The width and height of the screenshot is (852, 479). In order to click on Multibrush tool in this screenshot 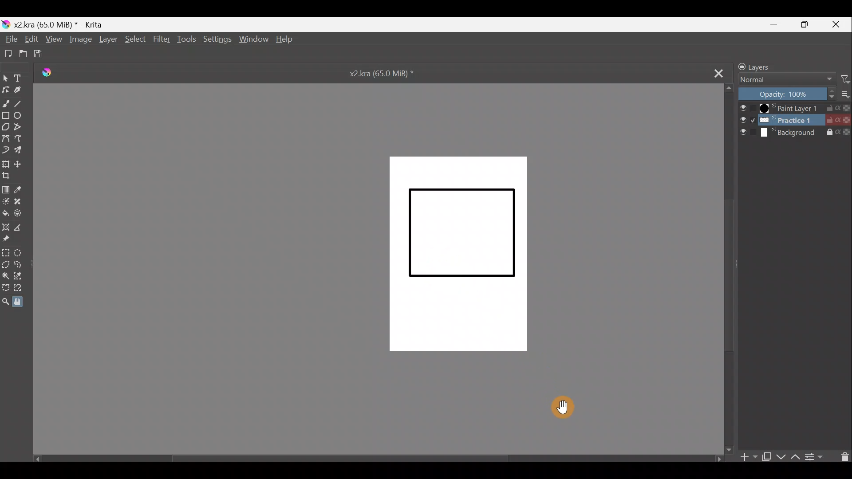, I will do `click(21, 150)`.